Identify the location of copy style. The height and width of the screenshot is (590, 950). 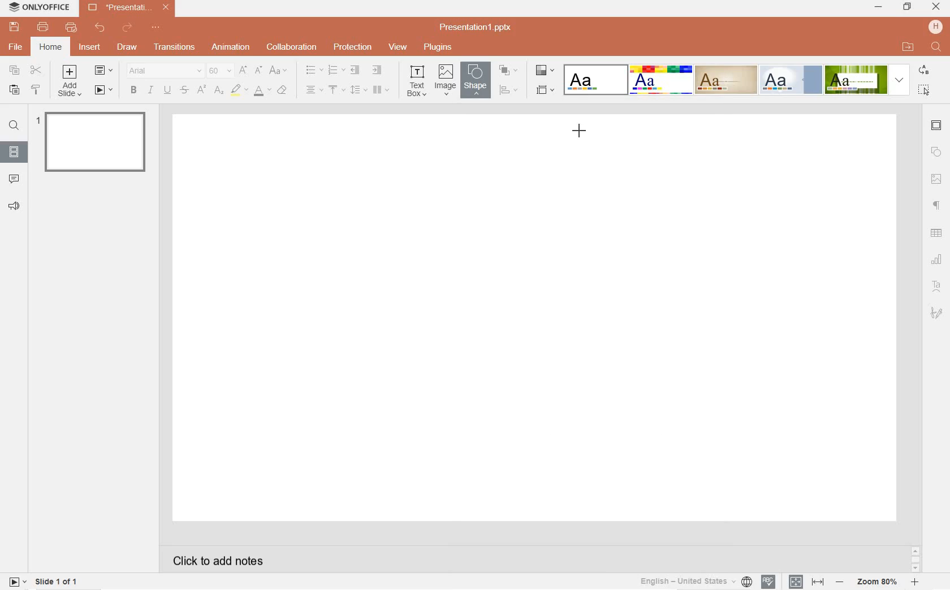
(37, 91).